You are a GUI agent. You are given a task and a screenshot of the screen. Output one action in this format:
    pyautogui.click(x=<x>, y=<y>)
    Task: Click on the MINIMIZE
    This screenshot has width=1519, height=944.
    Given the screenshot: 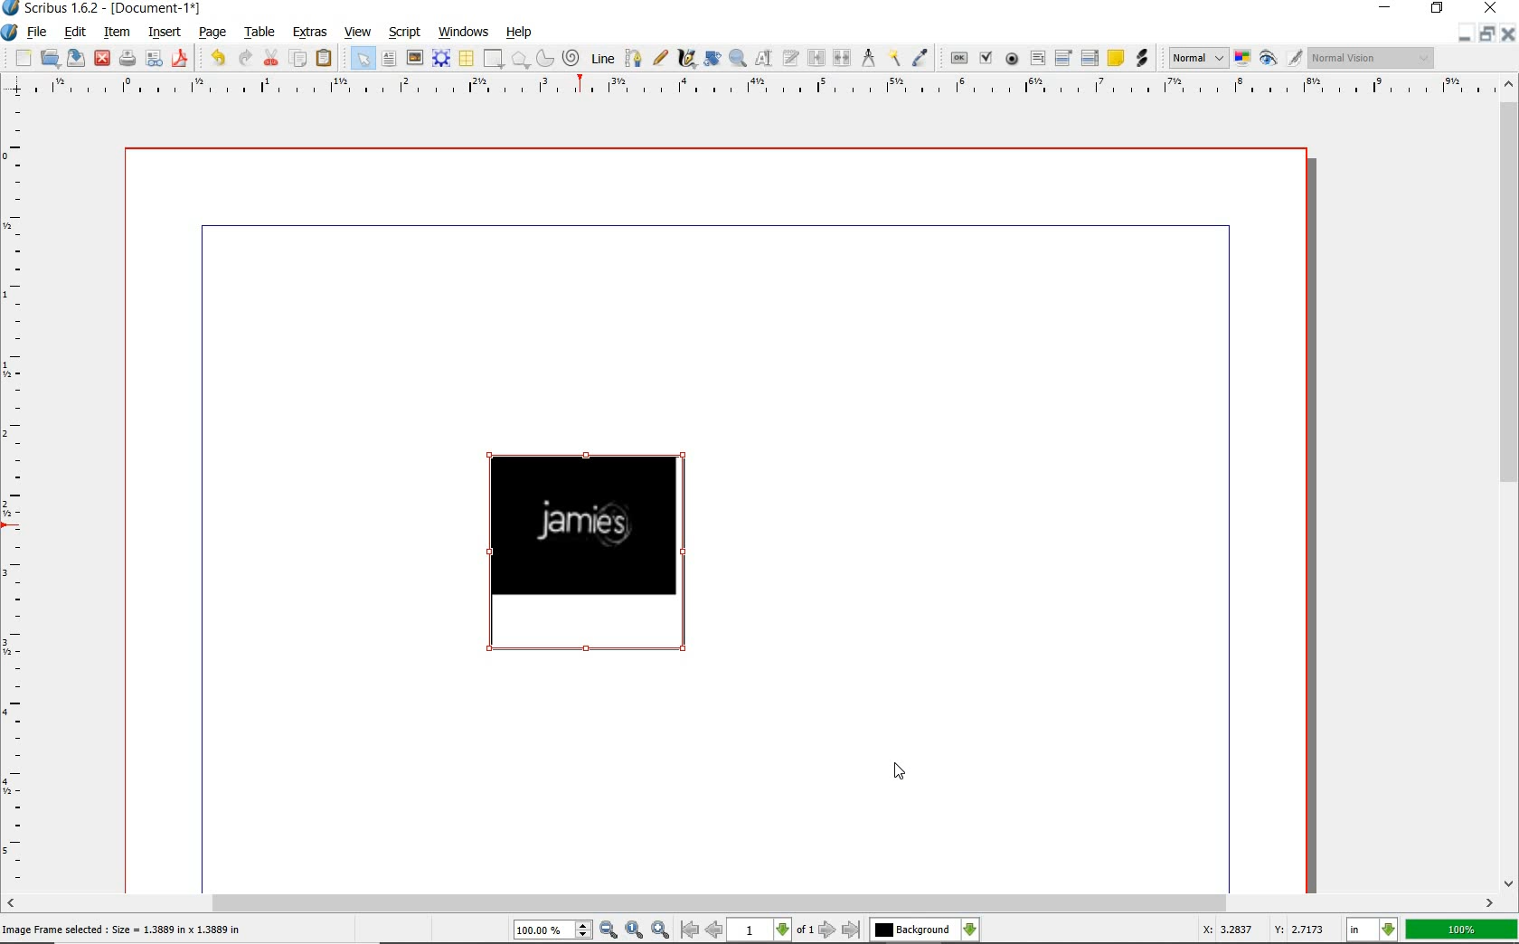 What is the action you would take?
    pyautogui.click(x=1466, y=34)
    